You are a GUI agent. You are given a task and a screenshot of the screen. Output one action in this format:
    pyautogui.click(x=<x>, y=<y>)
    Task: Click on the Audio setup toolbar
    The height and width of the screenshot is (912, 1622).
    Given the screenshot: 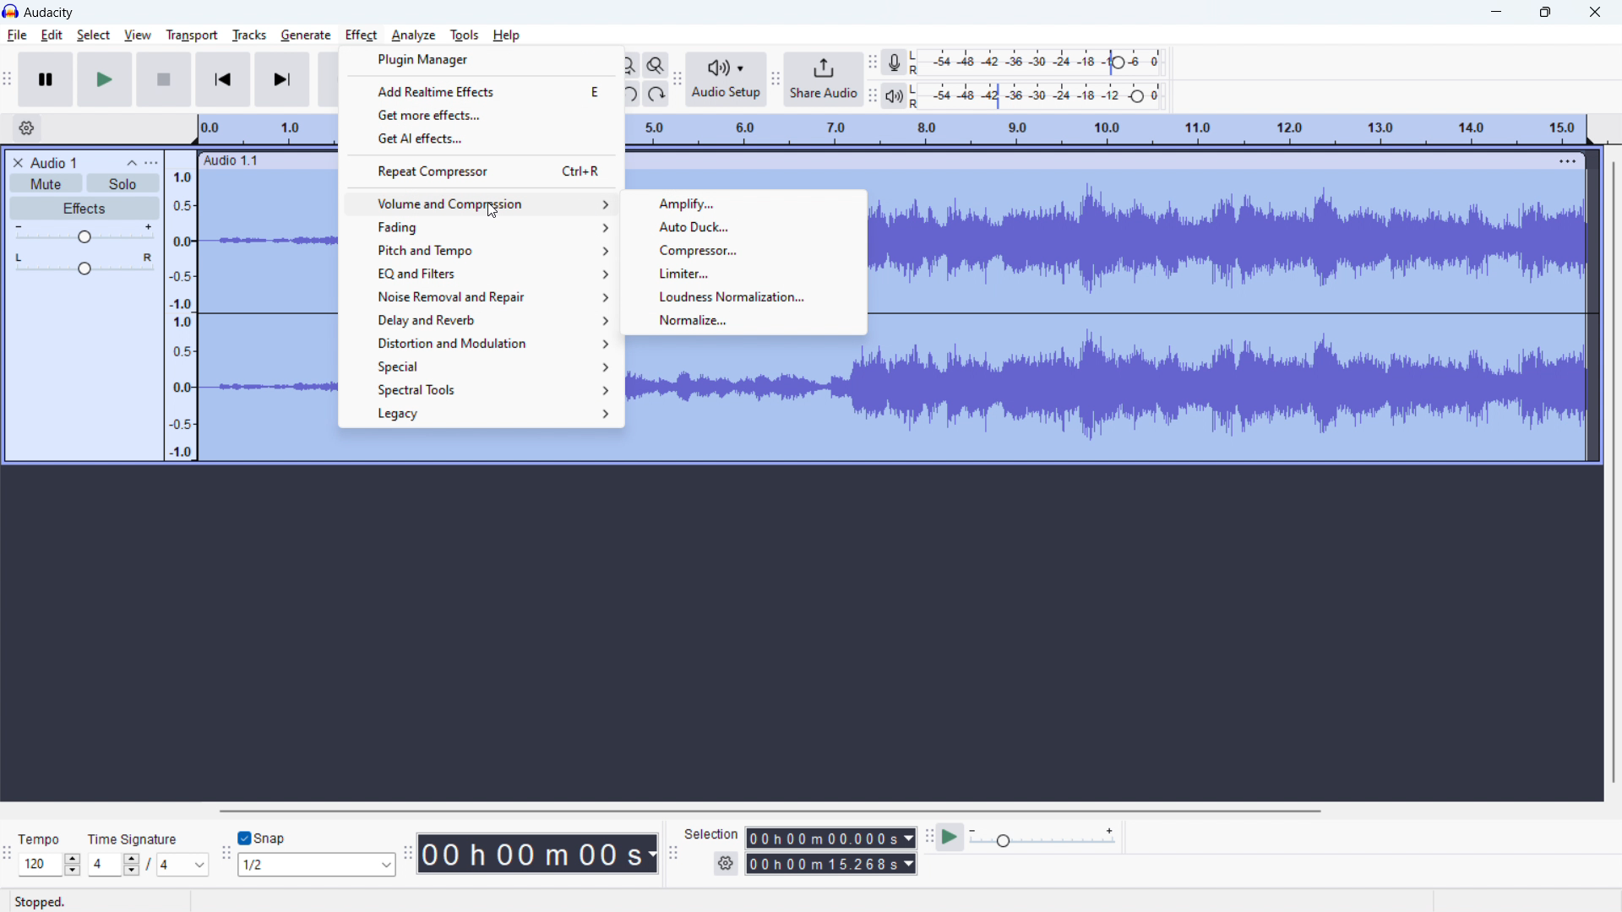 What is the action you would take?
    pyautogui.click(x=678, y=80)
    